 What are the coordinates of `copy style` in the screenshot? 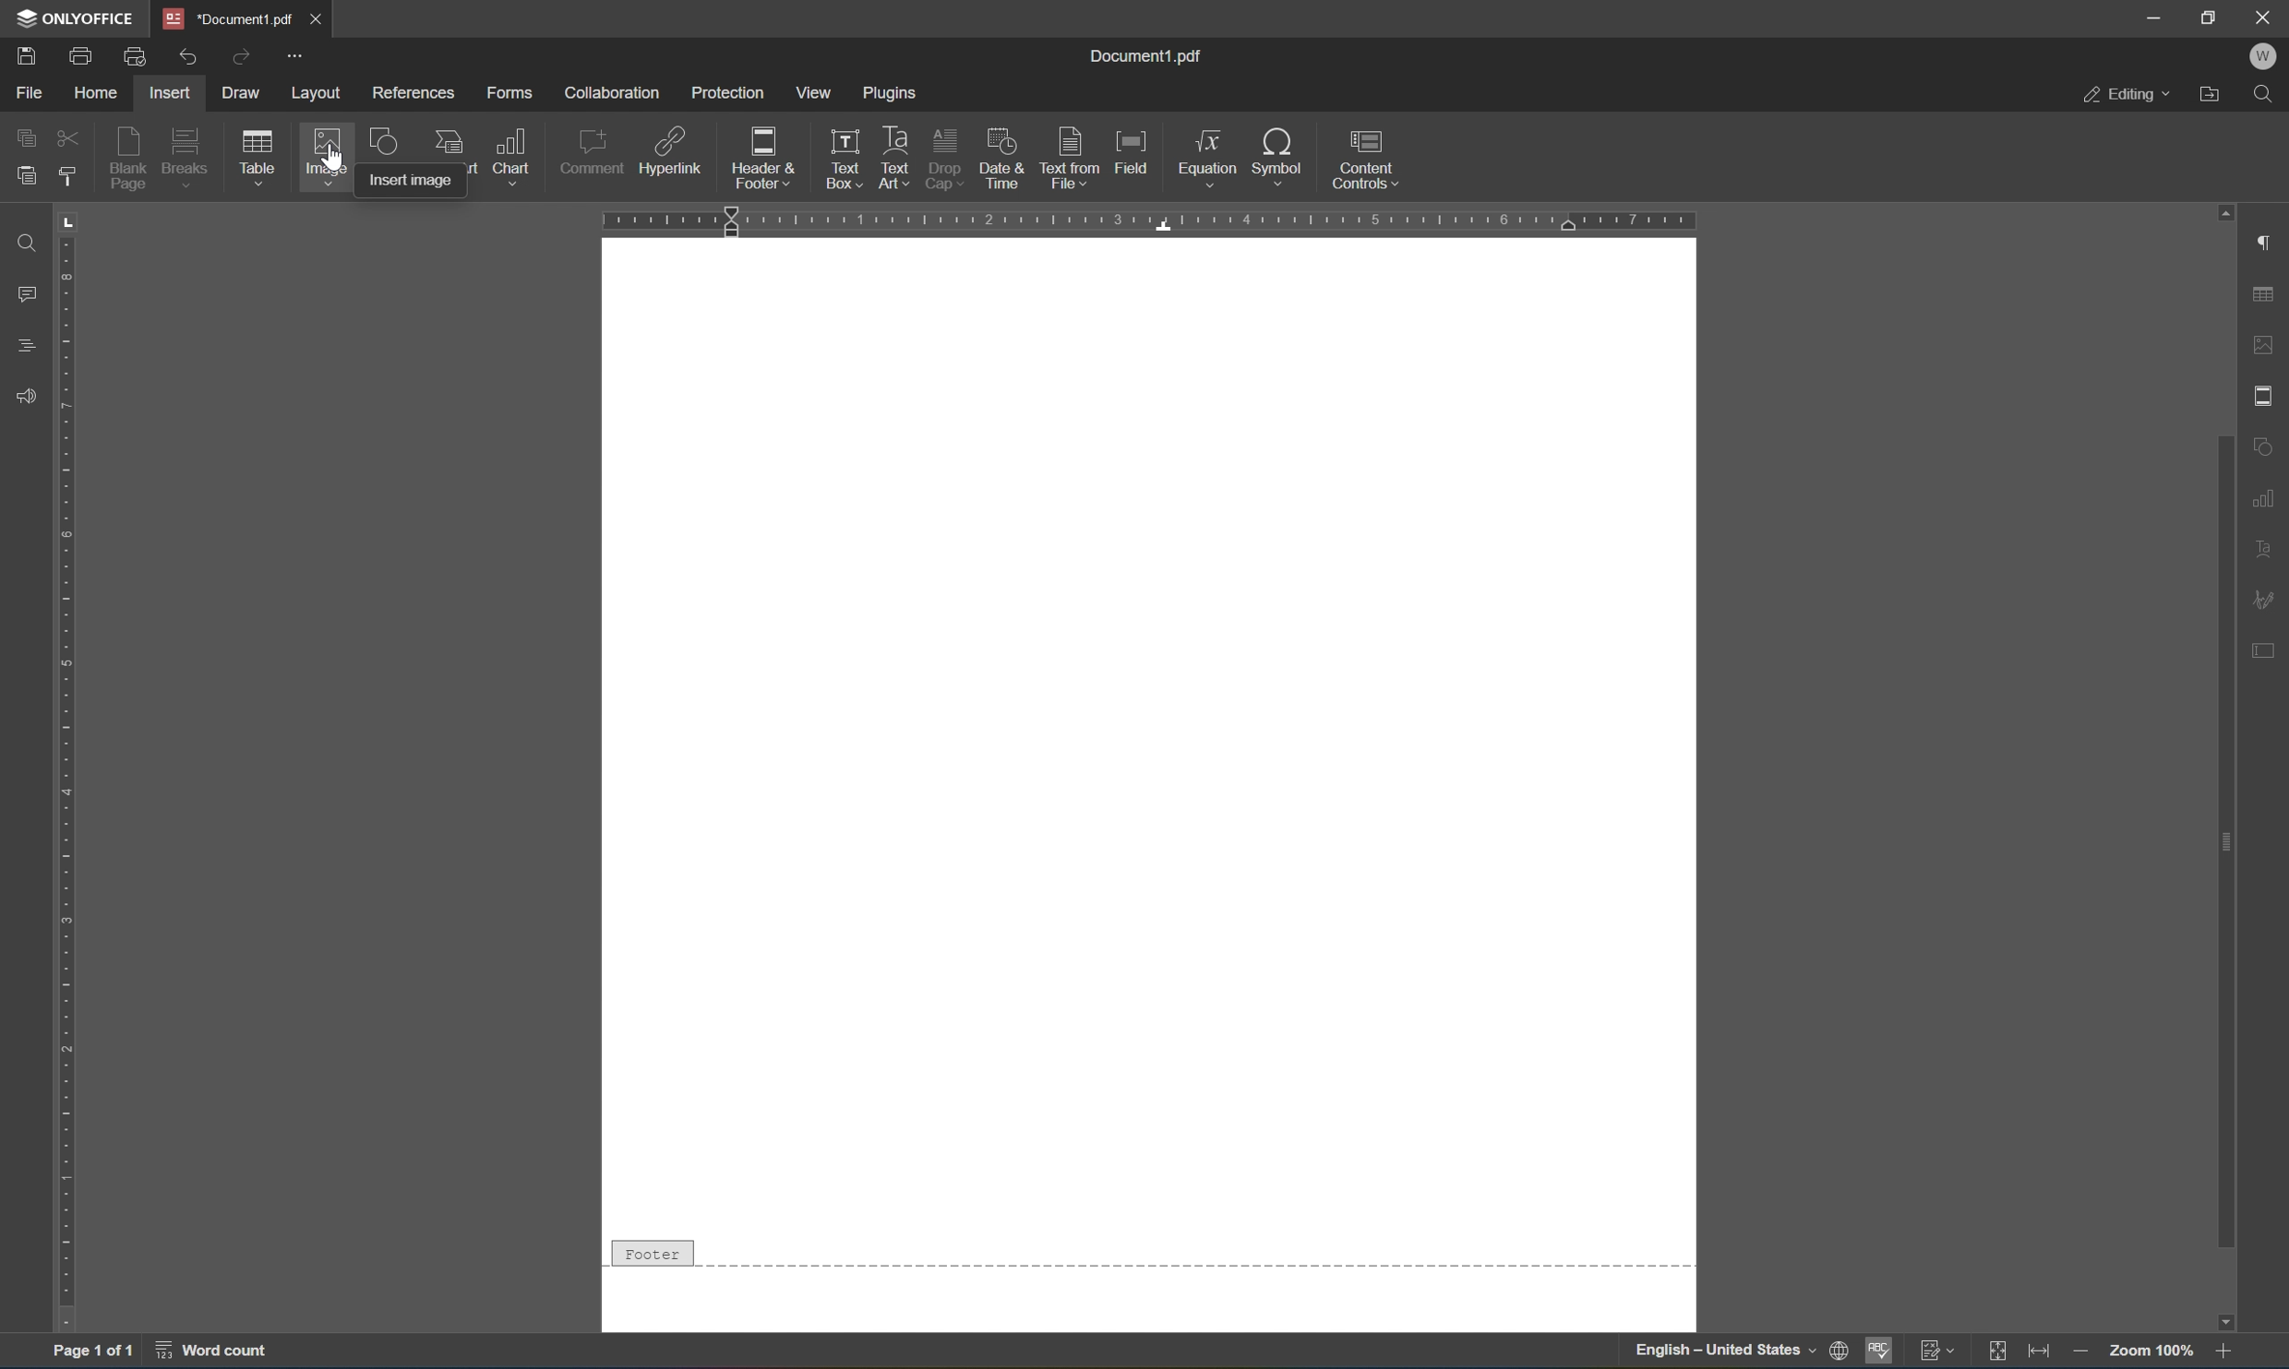 It's located at (66, 174).